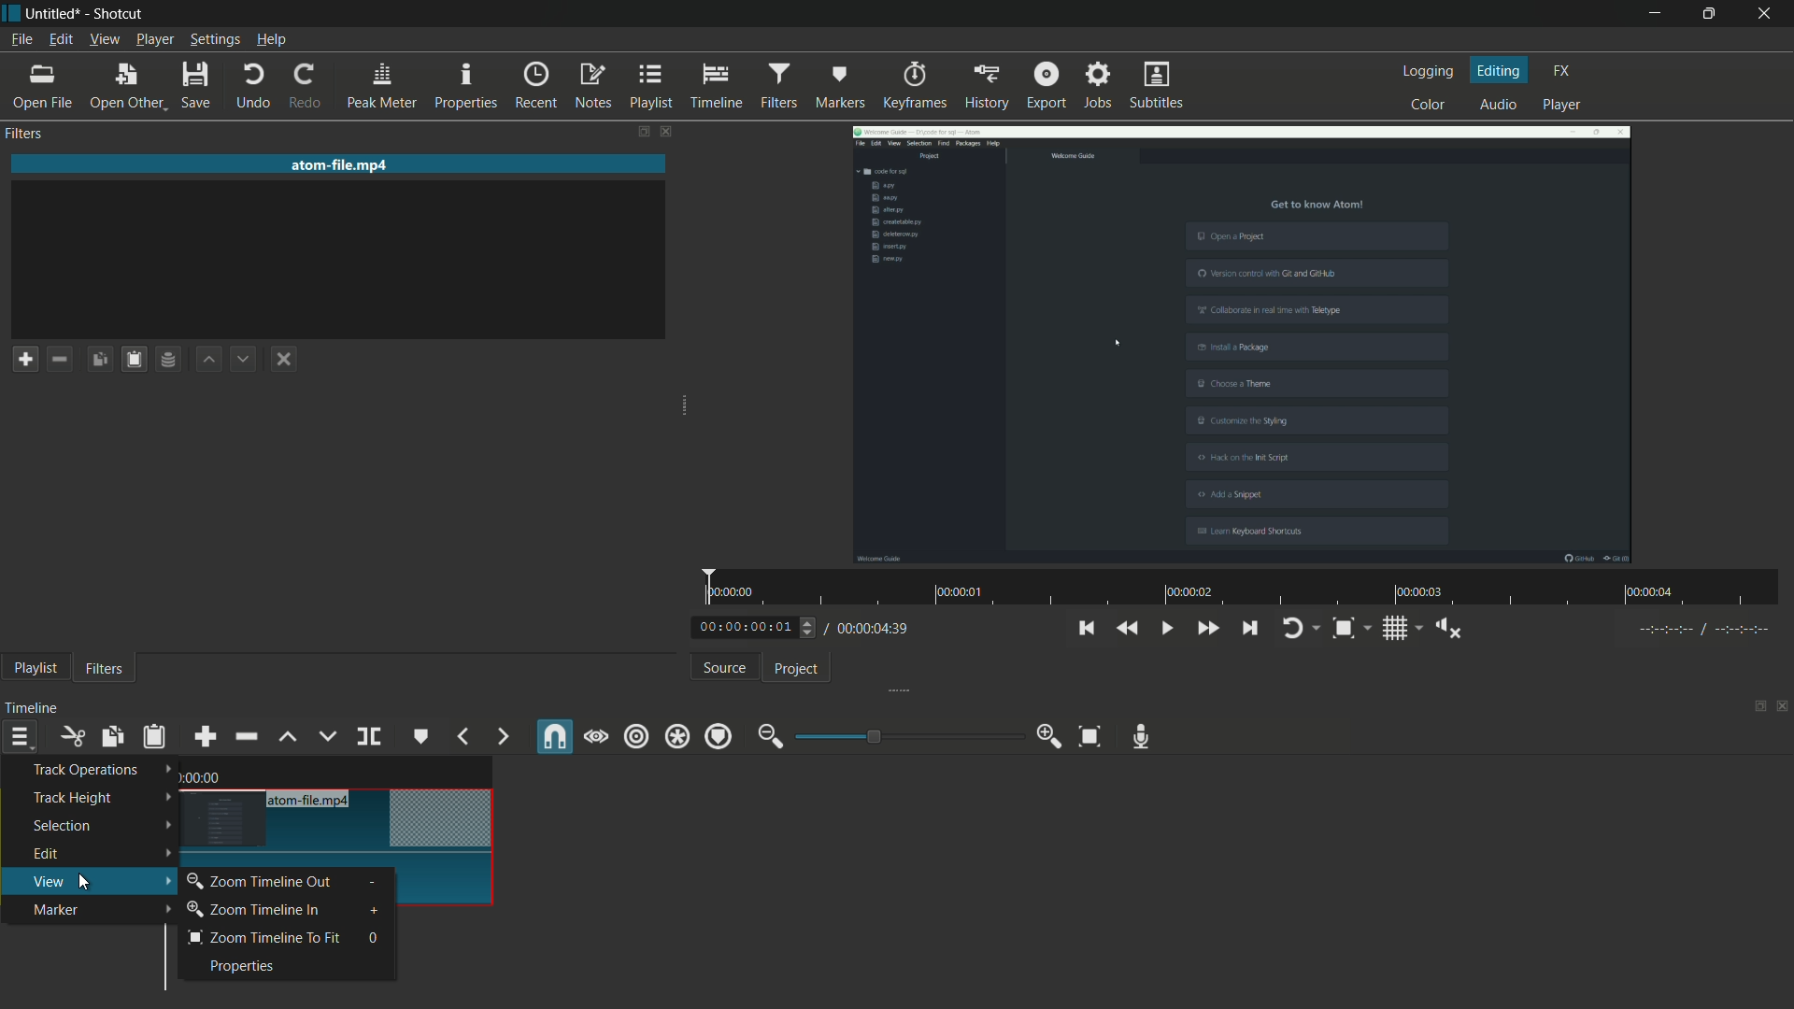  I want to click on open file, so click(38, 87).